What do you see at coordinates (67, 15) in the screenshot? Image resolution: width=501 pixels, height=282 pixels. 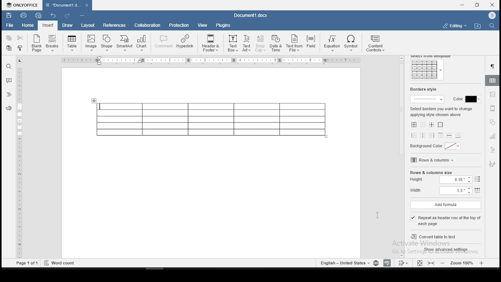 I see `redo` at bounding box center [67, 15].